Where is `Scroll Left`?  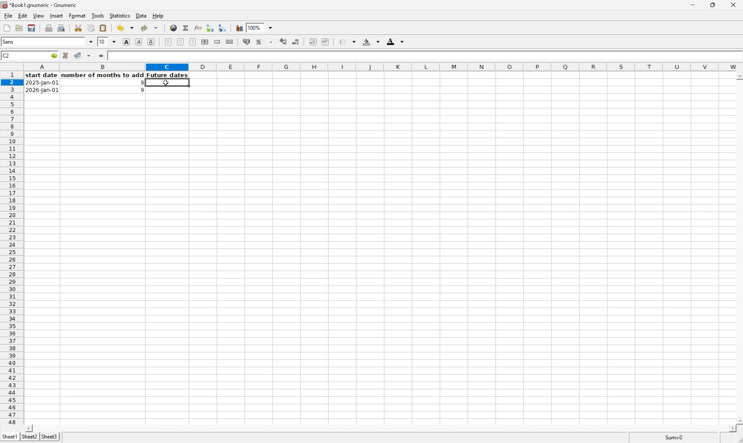 Scroll Left is located at coordinates (30, 428).